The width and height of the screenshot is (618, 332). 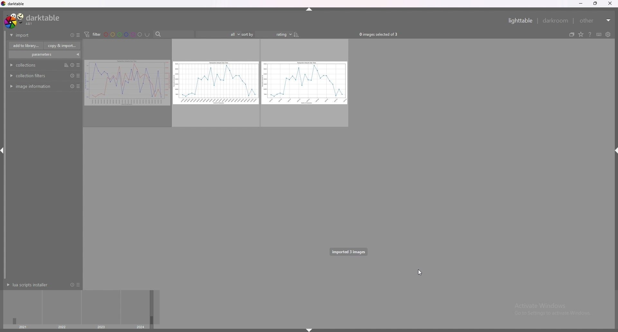 What do you see at coordinates (32, 35) in the screenshot?
I see `import` at bounding box center [32, 35].